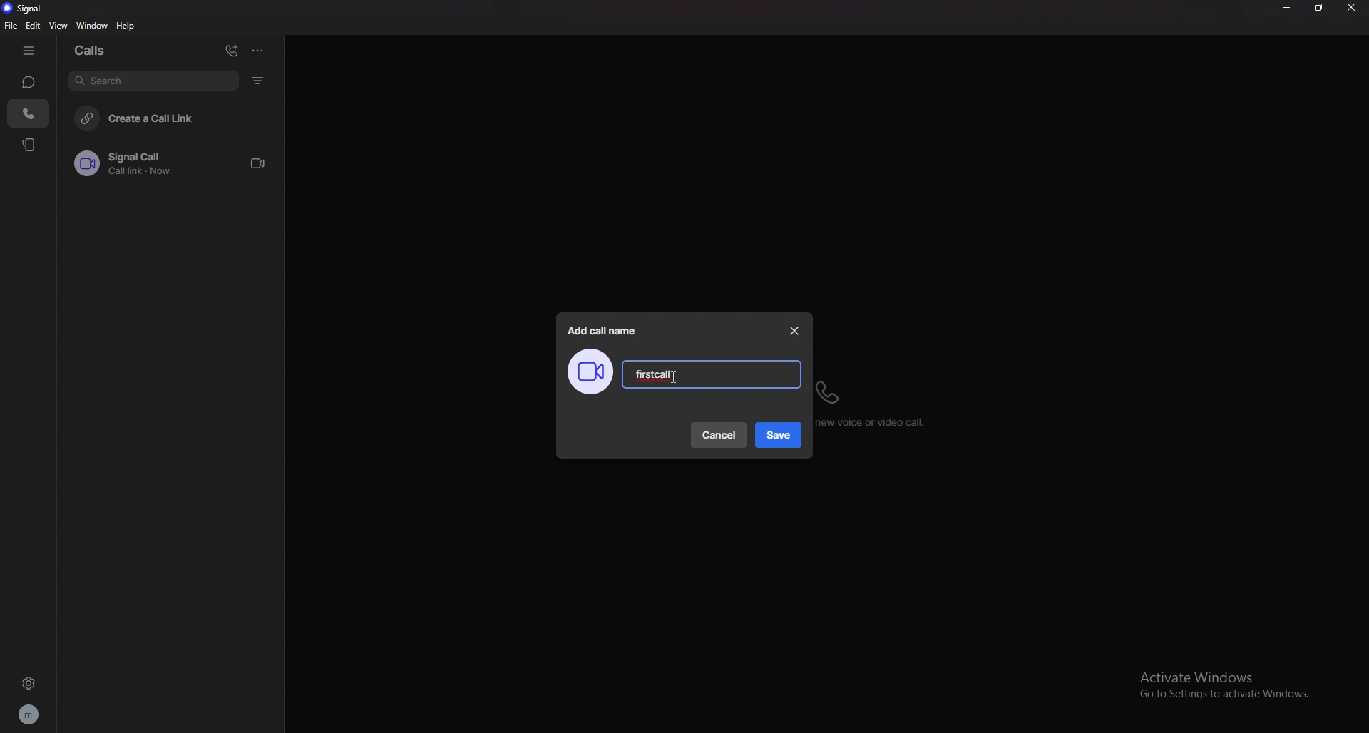 The width and height of the screenshot is (1369, 733). I want to click on signal, so click(27, 9).